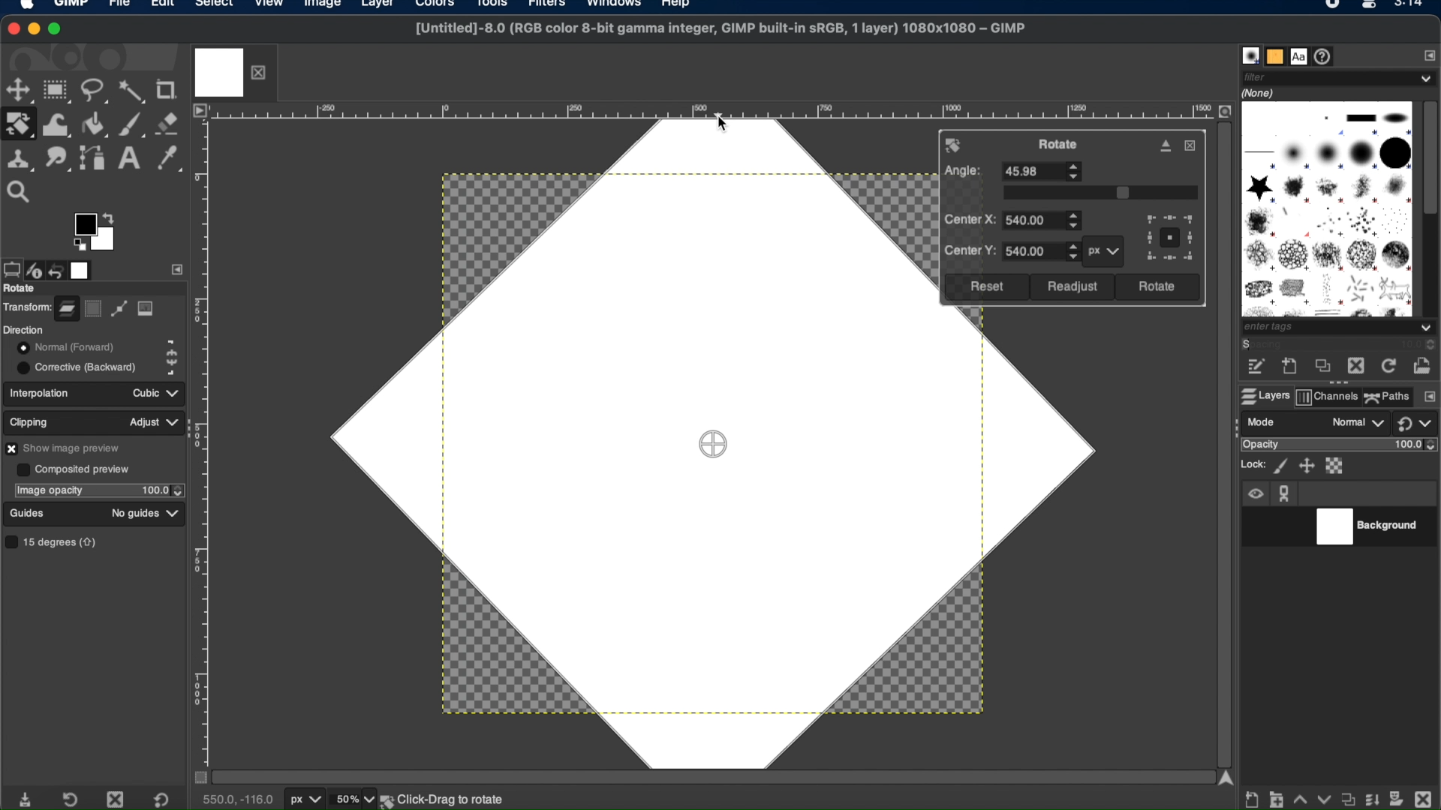  I want to click on none, so click(1261, 92).